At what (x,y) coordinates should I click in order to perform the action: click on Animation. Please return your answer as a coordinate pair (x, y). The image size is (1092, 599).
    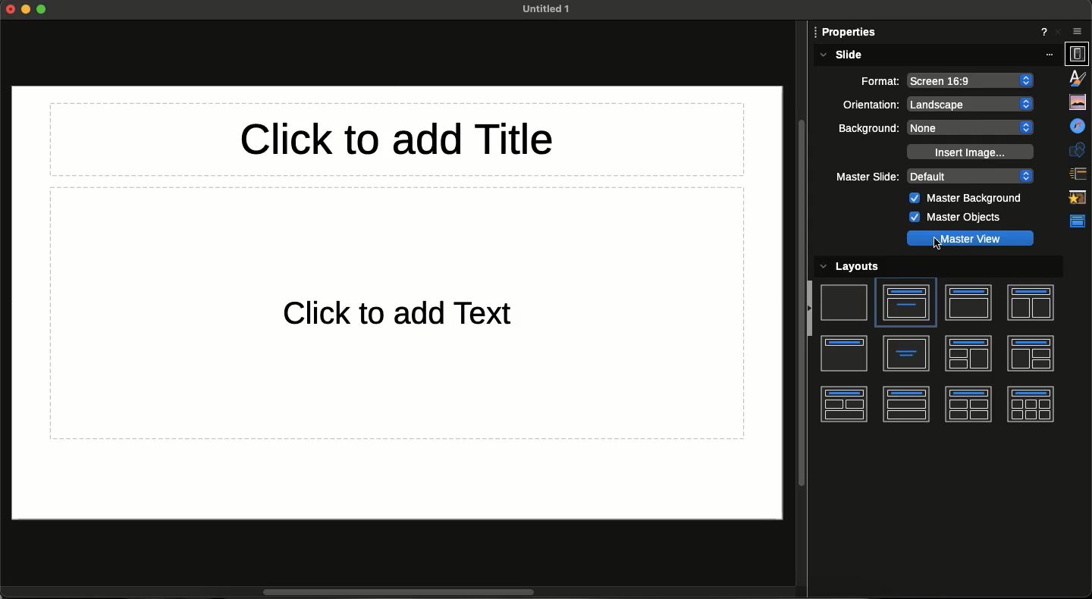
    Looking at the image, I should click on (1078, 198).